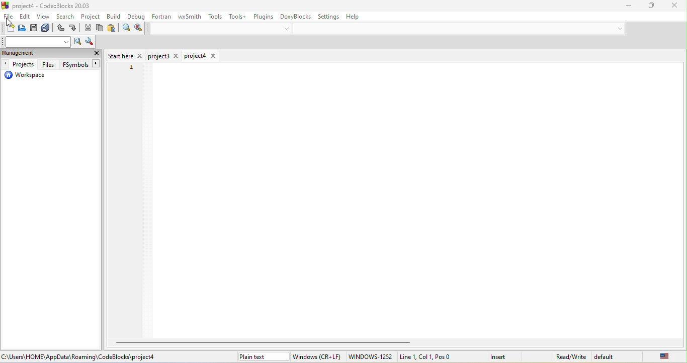 The height and width of the screenshot is (363, 687). Describe the element at coordinates (266, 342) in the screenshot. I see `horizontal scroll bar` at that location.